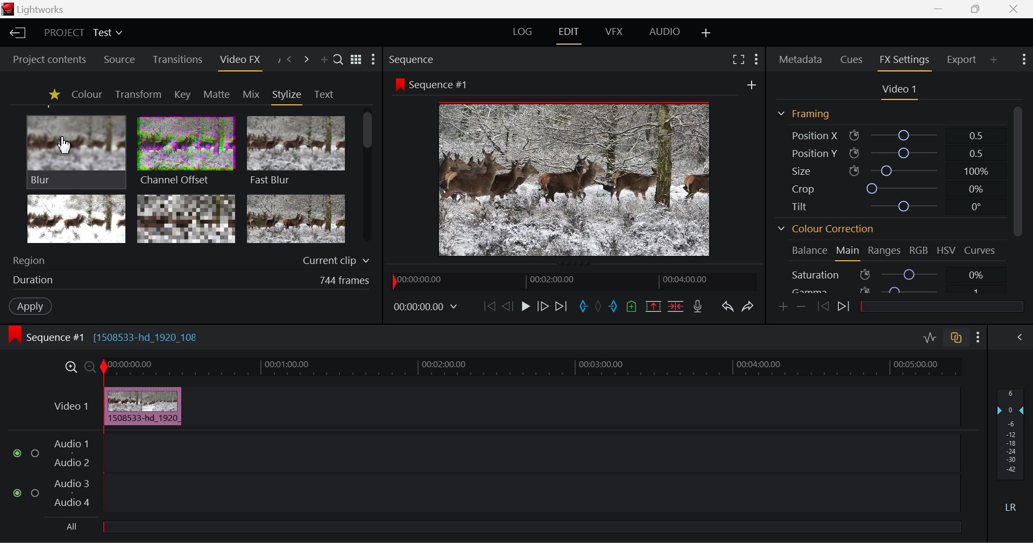 The height and width of the screenshot is (543, 1033). I want to click on Show Settings, so click(376, 60).